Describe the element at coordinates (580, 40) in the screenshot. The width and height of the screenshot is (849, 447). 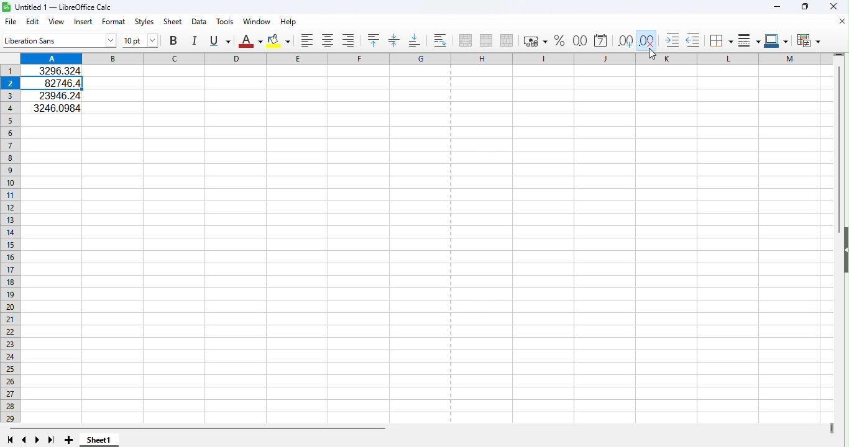
I see `Format as decimal` at that location.